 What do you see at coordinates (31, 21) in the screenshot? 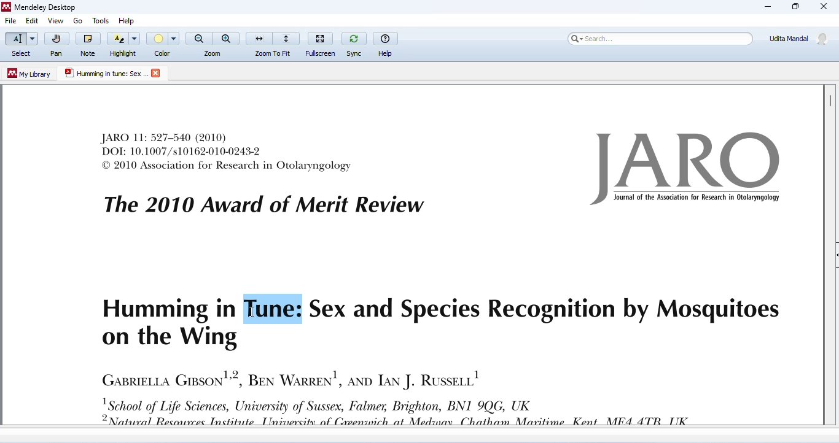
I see `edit` at bounding box center [31, 21].